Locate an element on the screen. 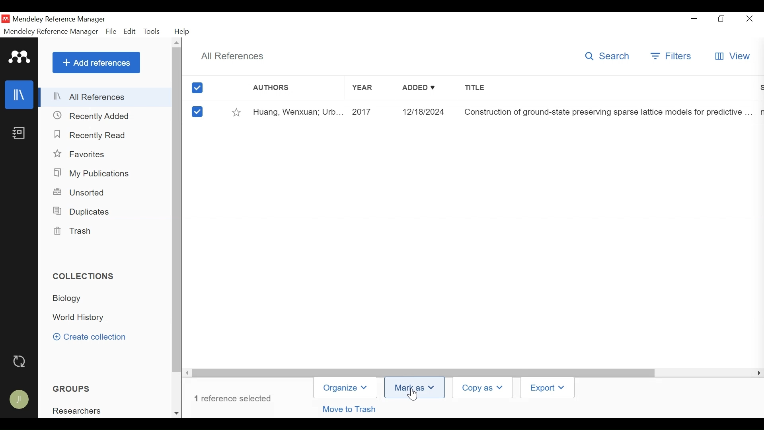  minimize is located at coordinates (694, 18).